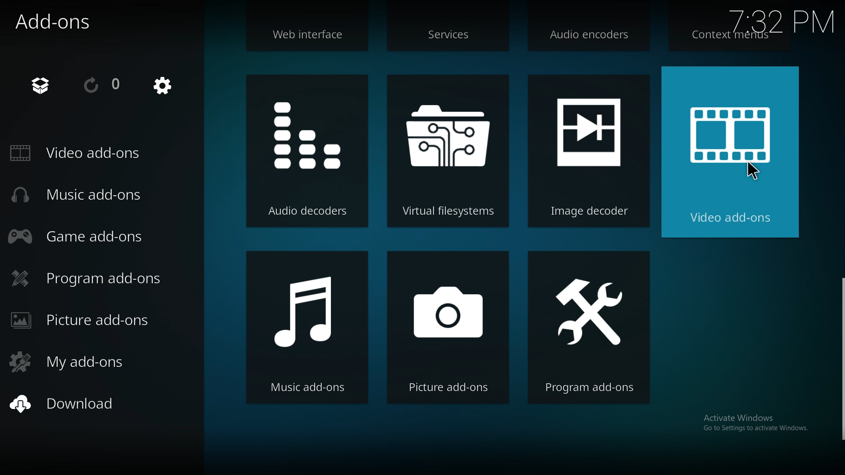  I want to click on audio encoders, so click(589, 38).